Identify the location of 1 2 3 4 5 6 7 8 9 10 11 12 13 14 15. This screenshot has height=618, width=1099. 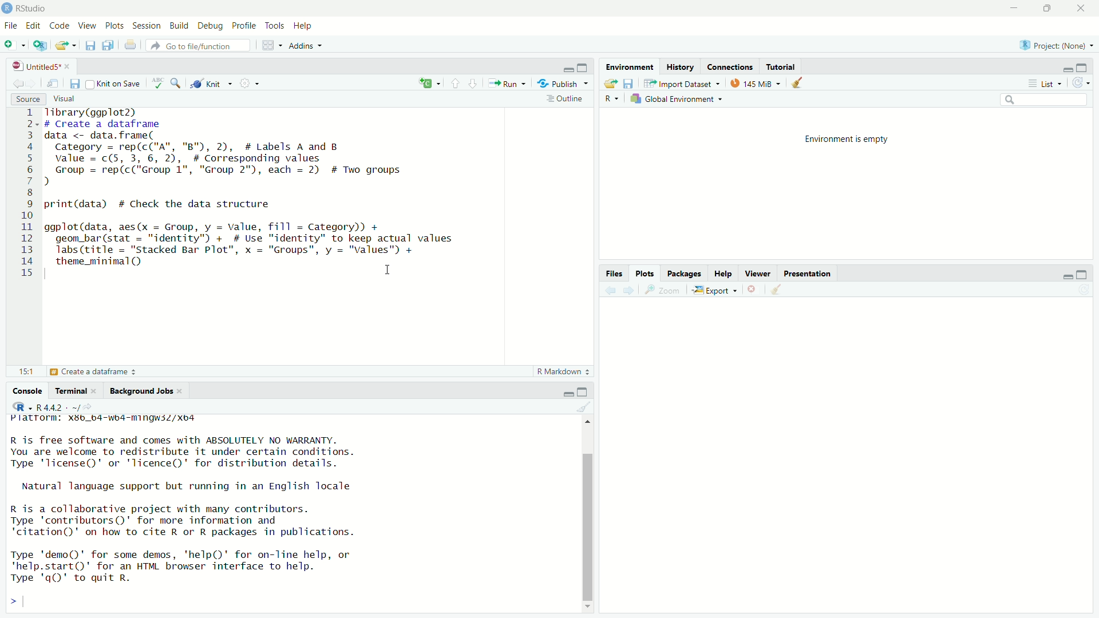
(28, 194).